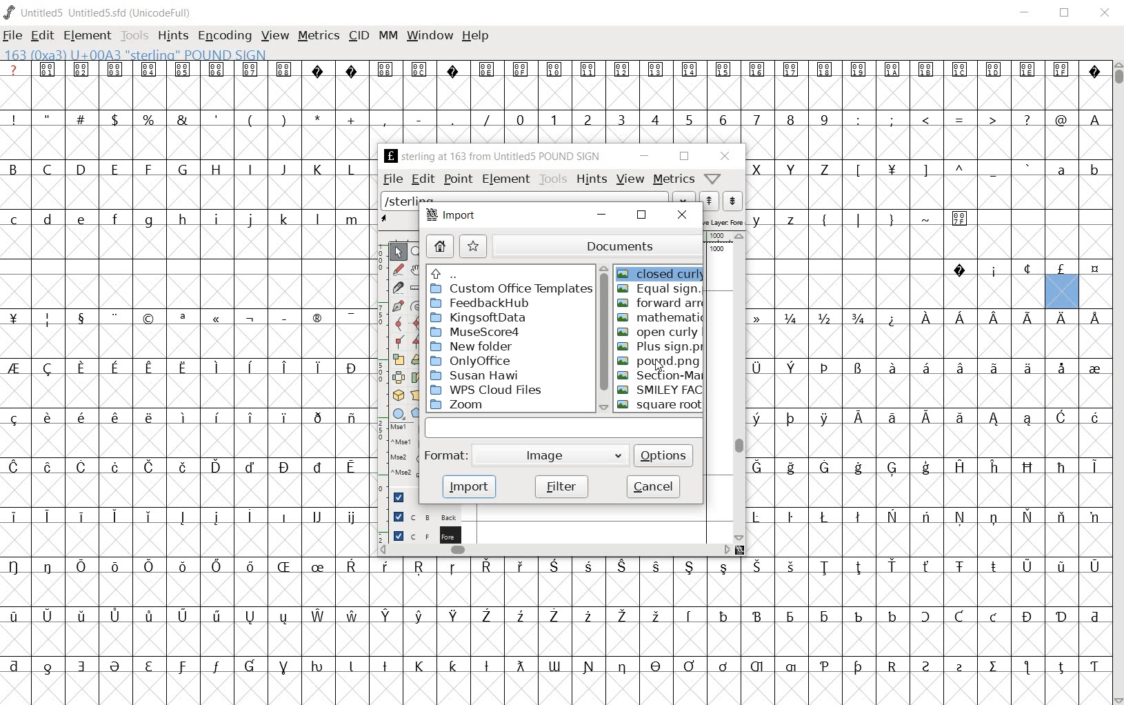  I want to click on /sterling, so click(525, 197).